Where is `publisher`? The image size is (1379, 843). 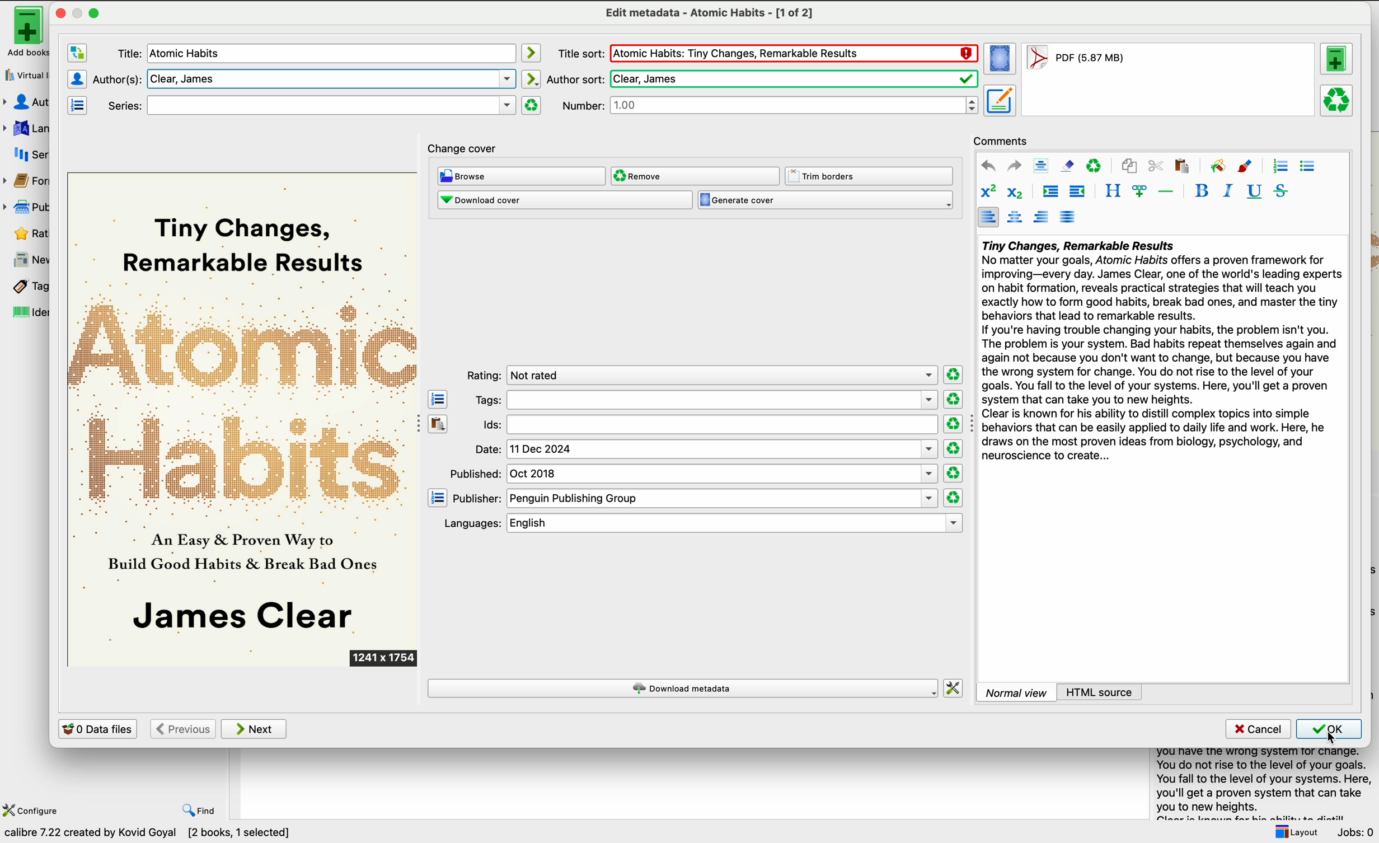 publisher is located at coordinates (29, 207).